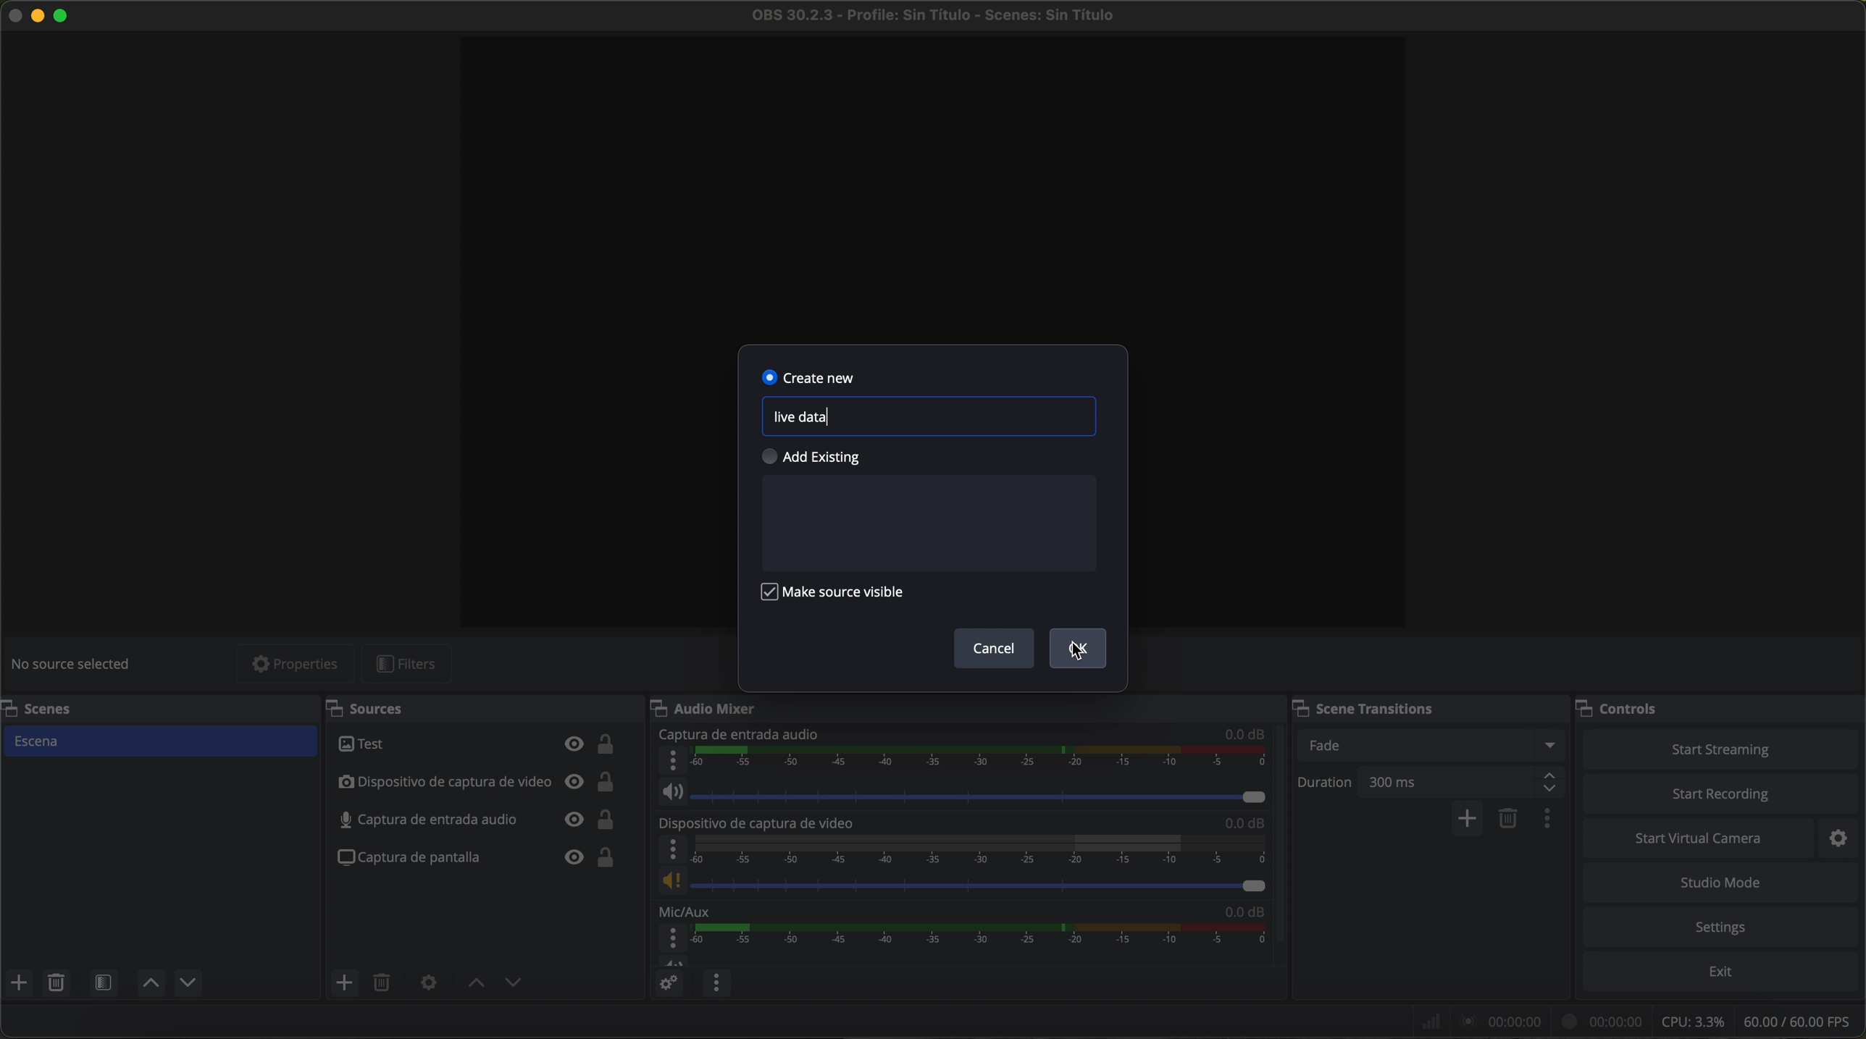 This screenshot has height=1039, width=1866. Describe the element at coordinates (1721, 796) in the screenshot. I see `start recording` at that location.